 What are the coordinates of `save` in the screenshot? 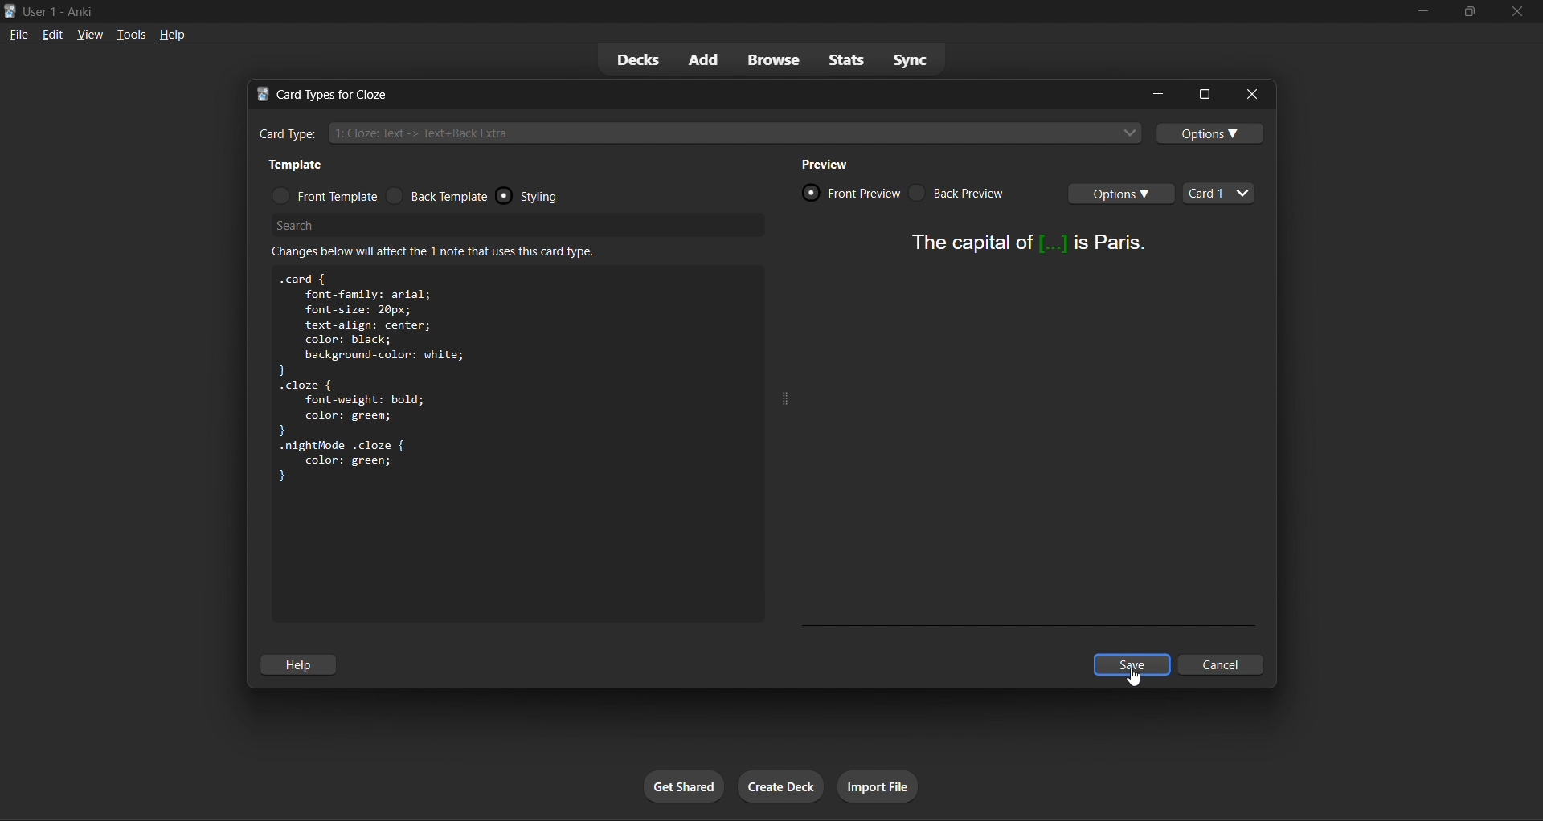 It's located at (1135, 666).